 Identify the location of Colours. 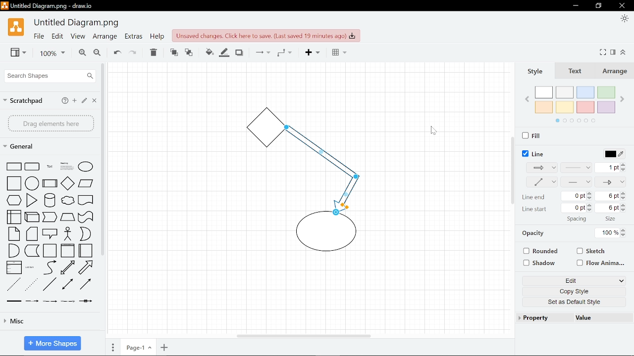
(579, 103).